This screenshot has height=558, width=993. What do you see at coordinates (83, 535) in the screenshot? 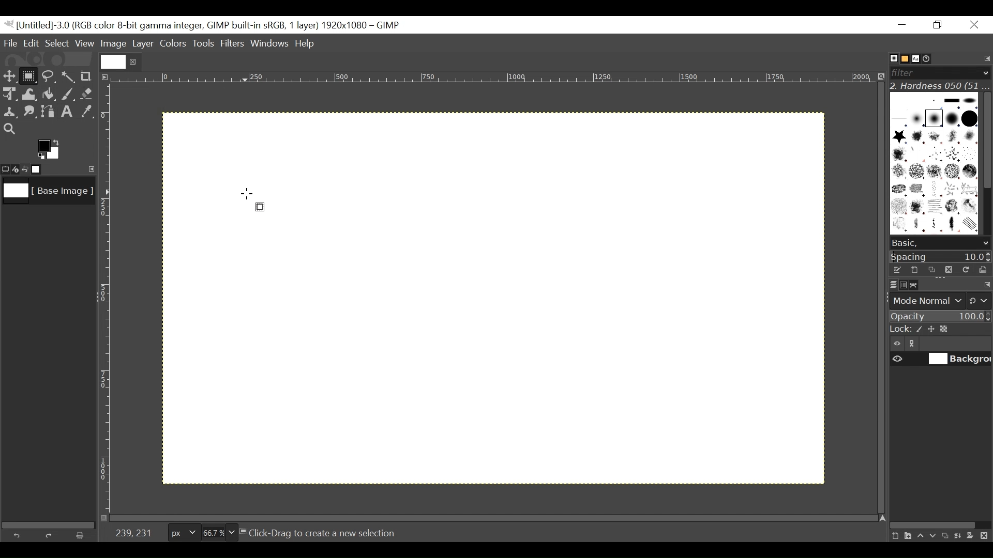
I see `Clear button` at bounding box center [83, 535].